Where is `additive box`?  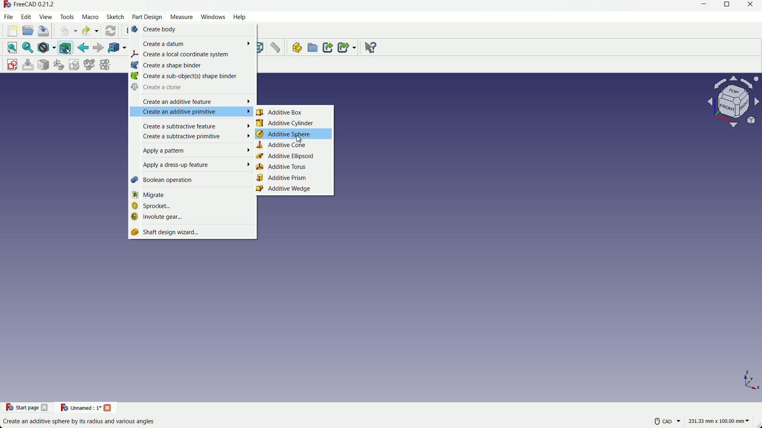
additive box is located at coordinates (297, 112).